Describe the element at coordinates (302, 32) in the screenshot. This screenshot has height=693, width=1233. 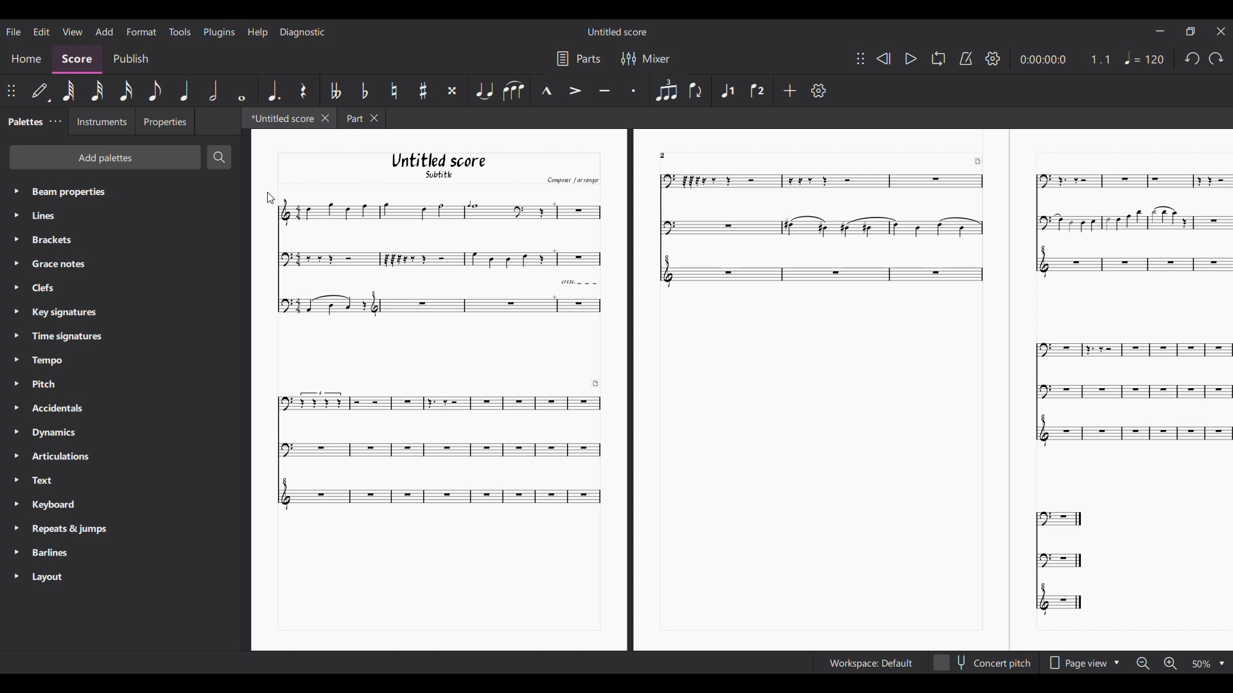
I see `Diagnostic` at that location.